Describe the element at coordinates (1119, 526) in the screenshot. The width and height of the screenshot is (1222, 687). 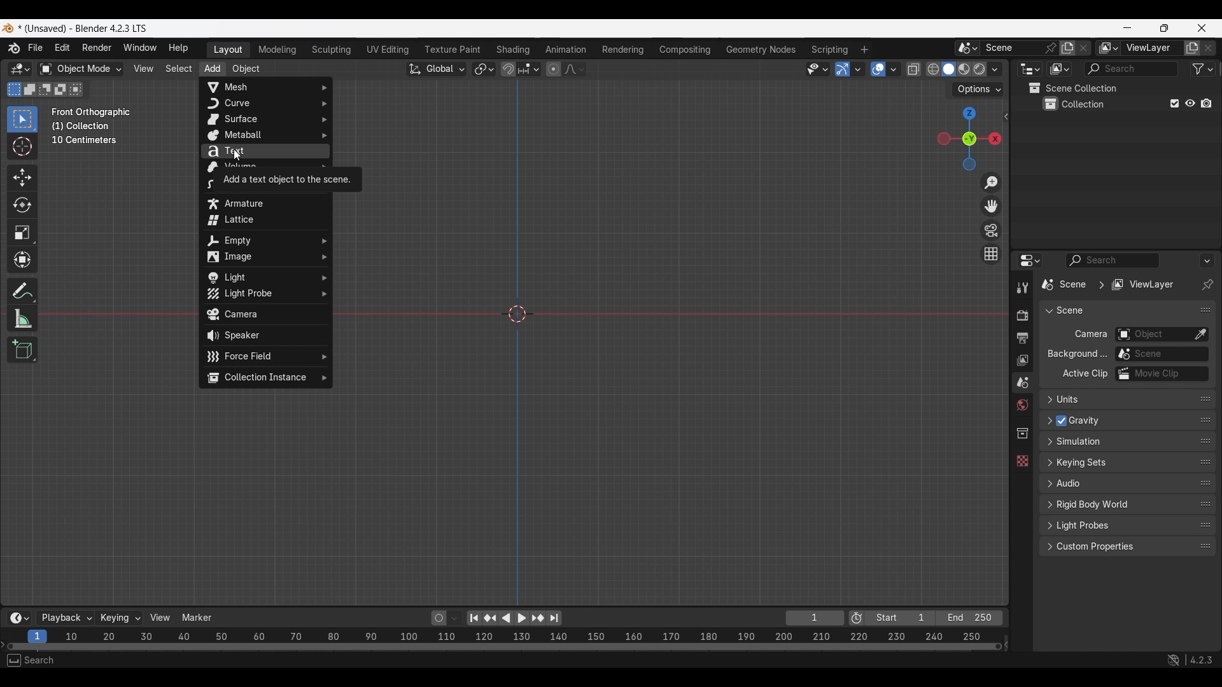
I see `Click to expand Light Probes` at that location.